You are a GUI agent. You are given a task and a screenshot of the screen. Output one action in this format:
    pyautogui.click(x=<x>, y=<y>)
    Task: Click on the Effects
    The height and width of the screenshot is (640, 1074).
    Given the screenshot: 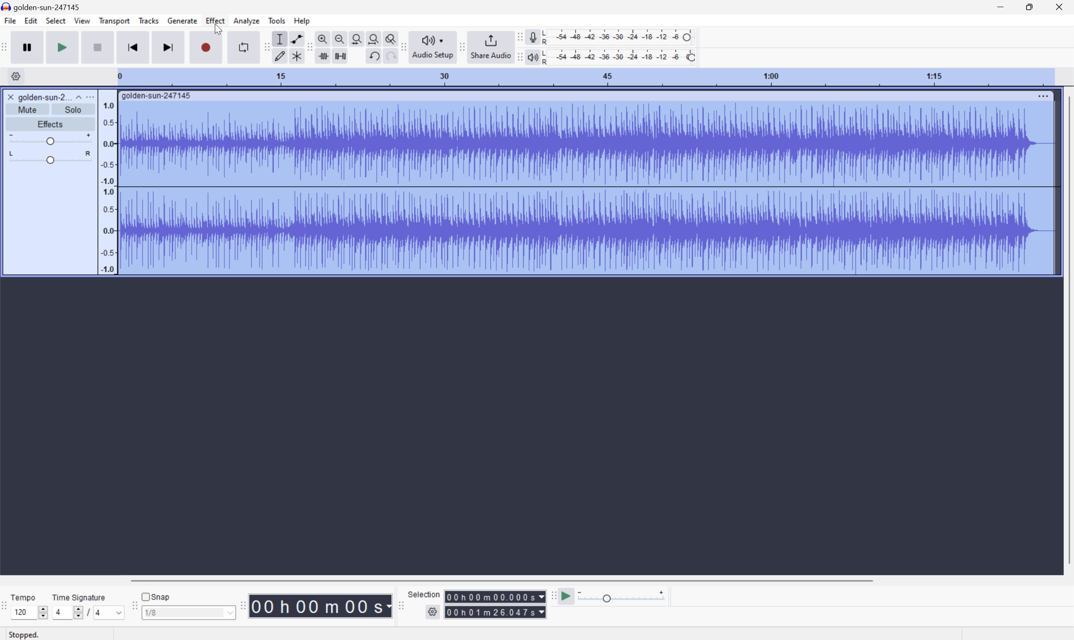 What is the action you would take?
    pyautogui.click(x=51, y=124)
    